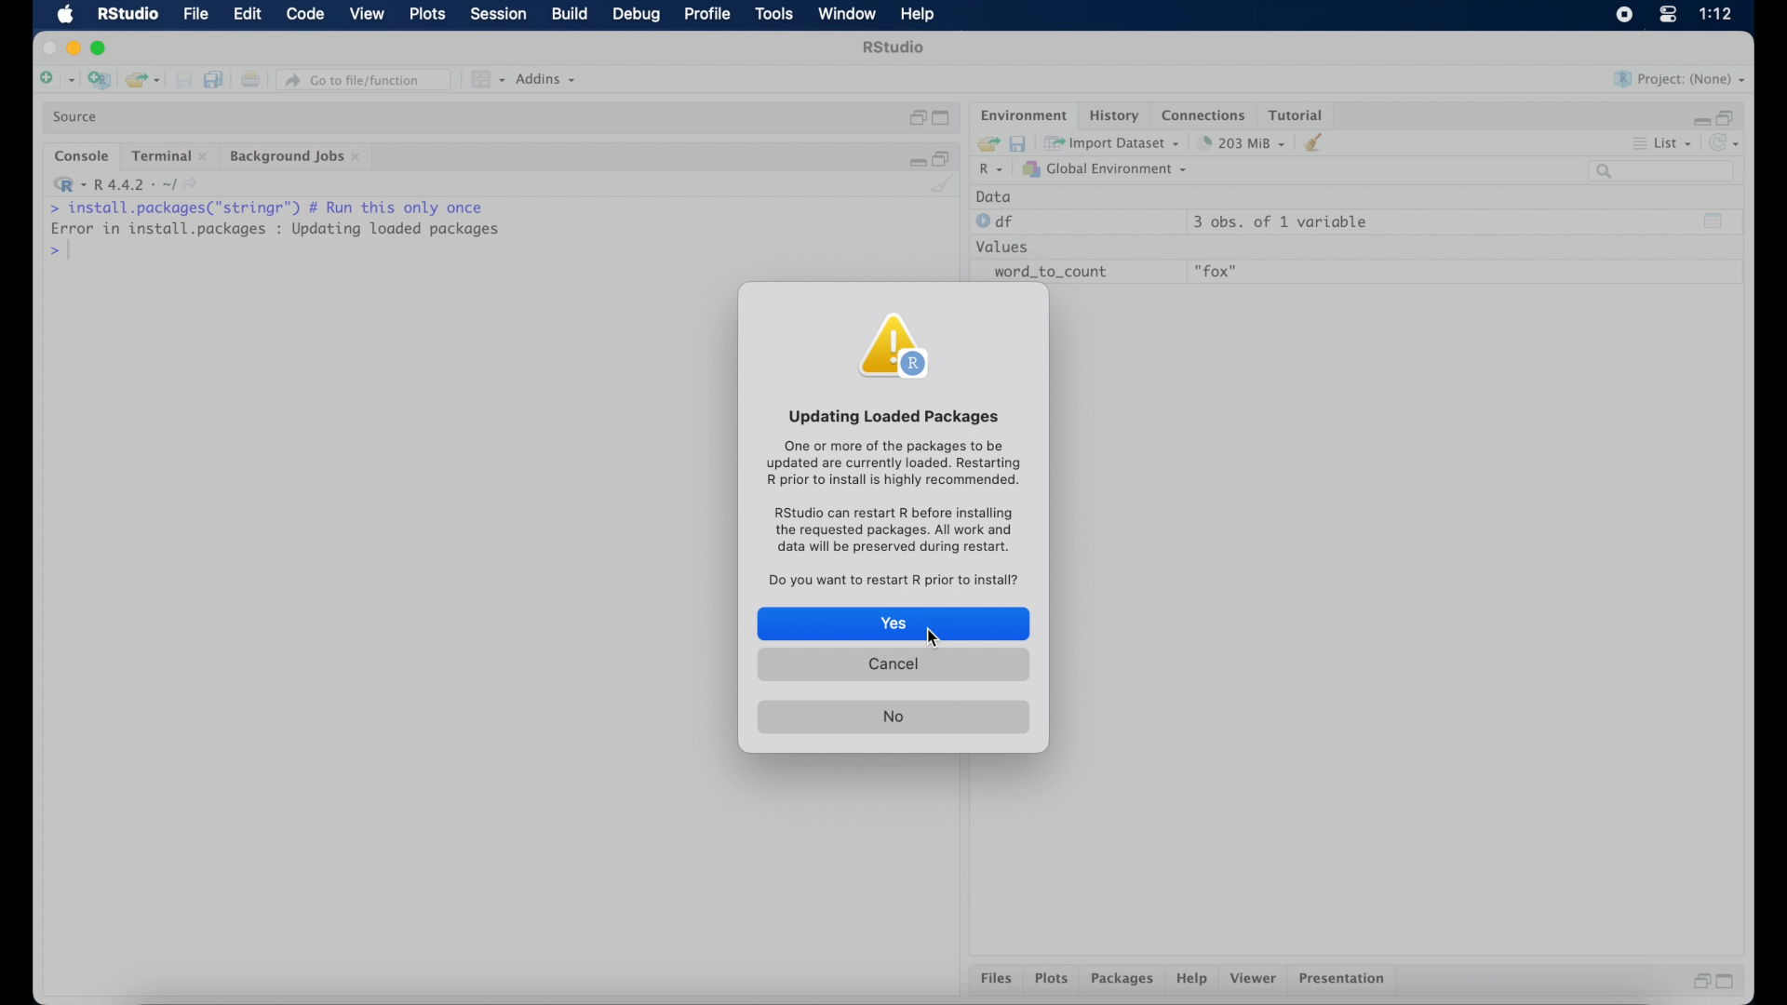 The width and height of the screenshot is (1787, 1005). Describe the element at coordinates (944, 119) in the screenshot. I see `maximize` at that location.